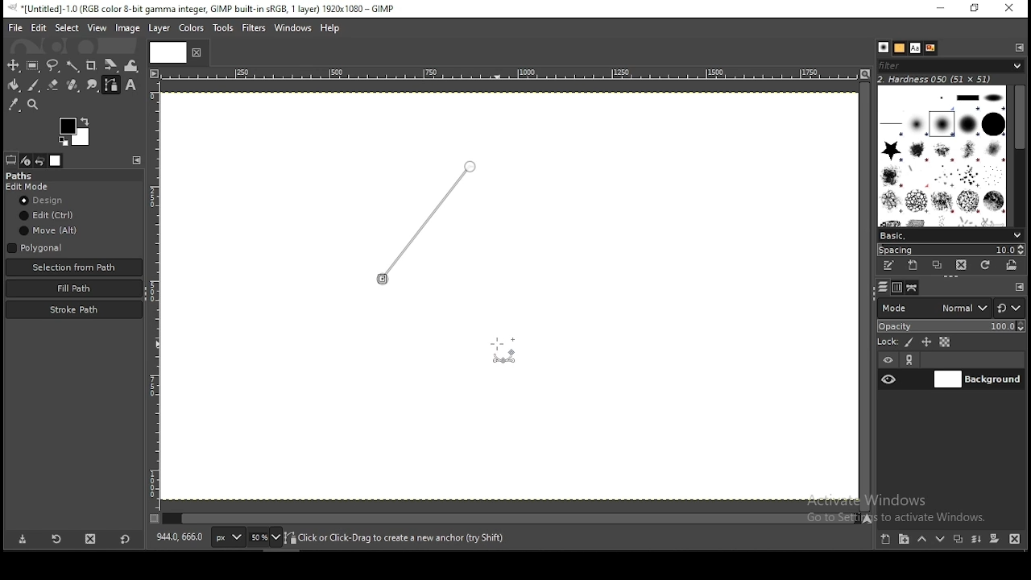 The image size is (1031, 580). I want to click on help, so click(332, 27).